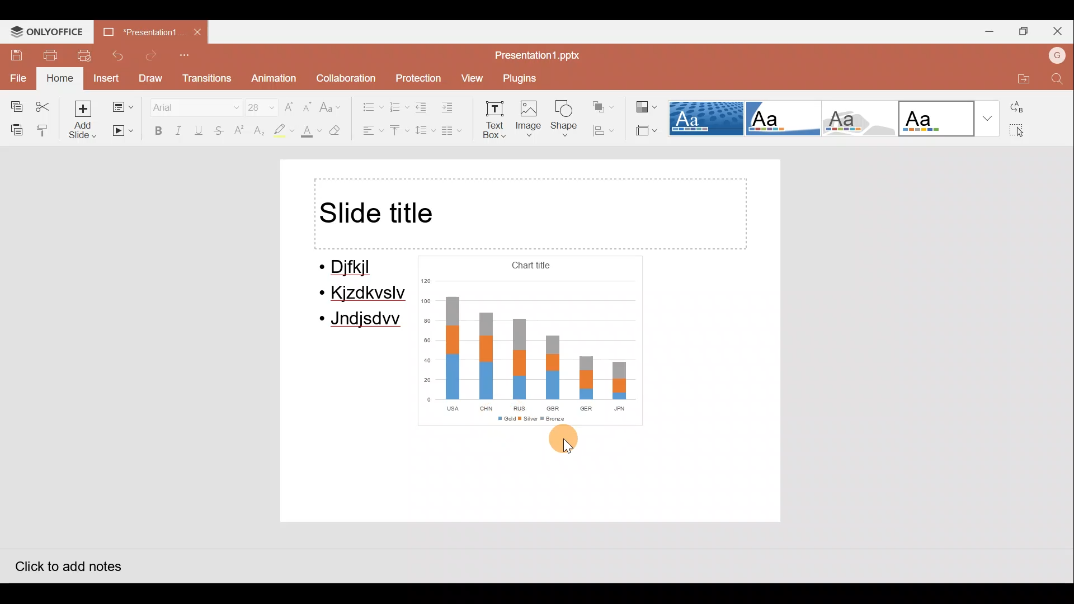 Image resolution: width=1074 pixels, height=604 pixels. I want to click on Quick print, so click(87, 56).